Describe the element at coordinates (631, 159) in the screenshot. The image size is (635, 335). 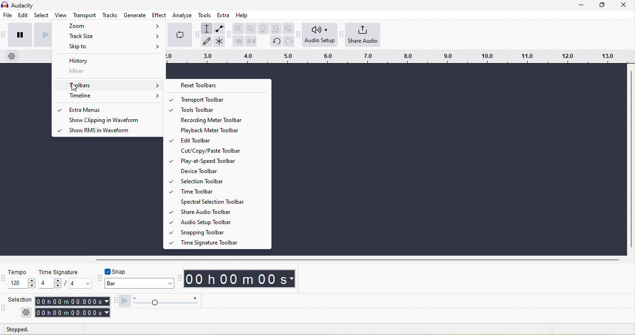
I see `vertical toolbar` at that location.